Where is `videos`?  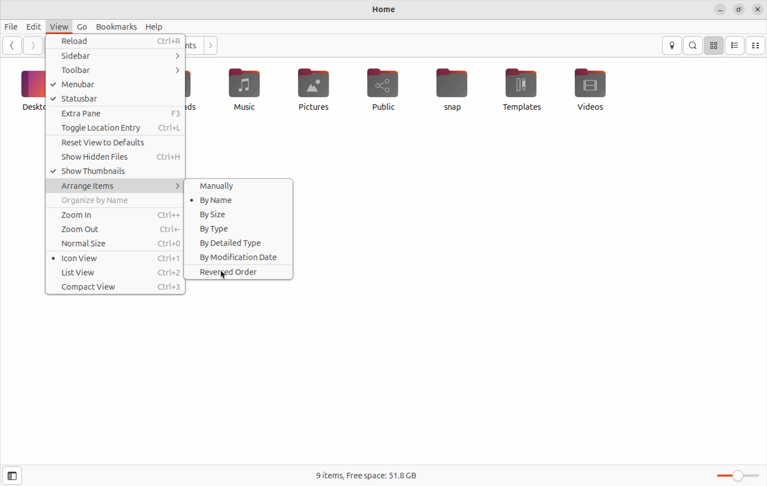
videos is located at coordinates (595, 89).